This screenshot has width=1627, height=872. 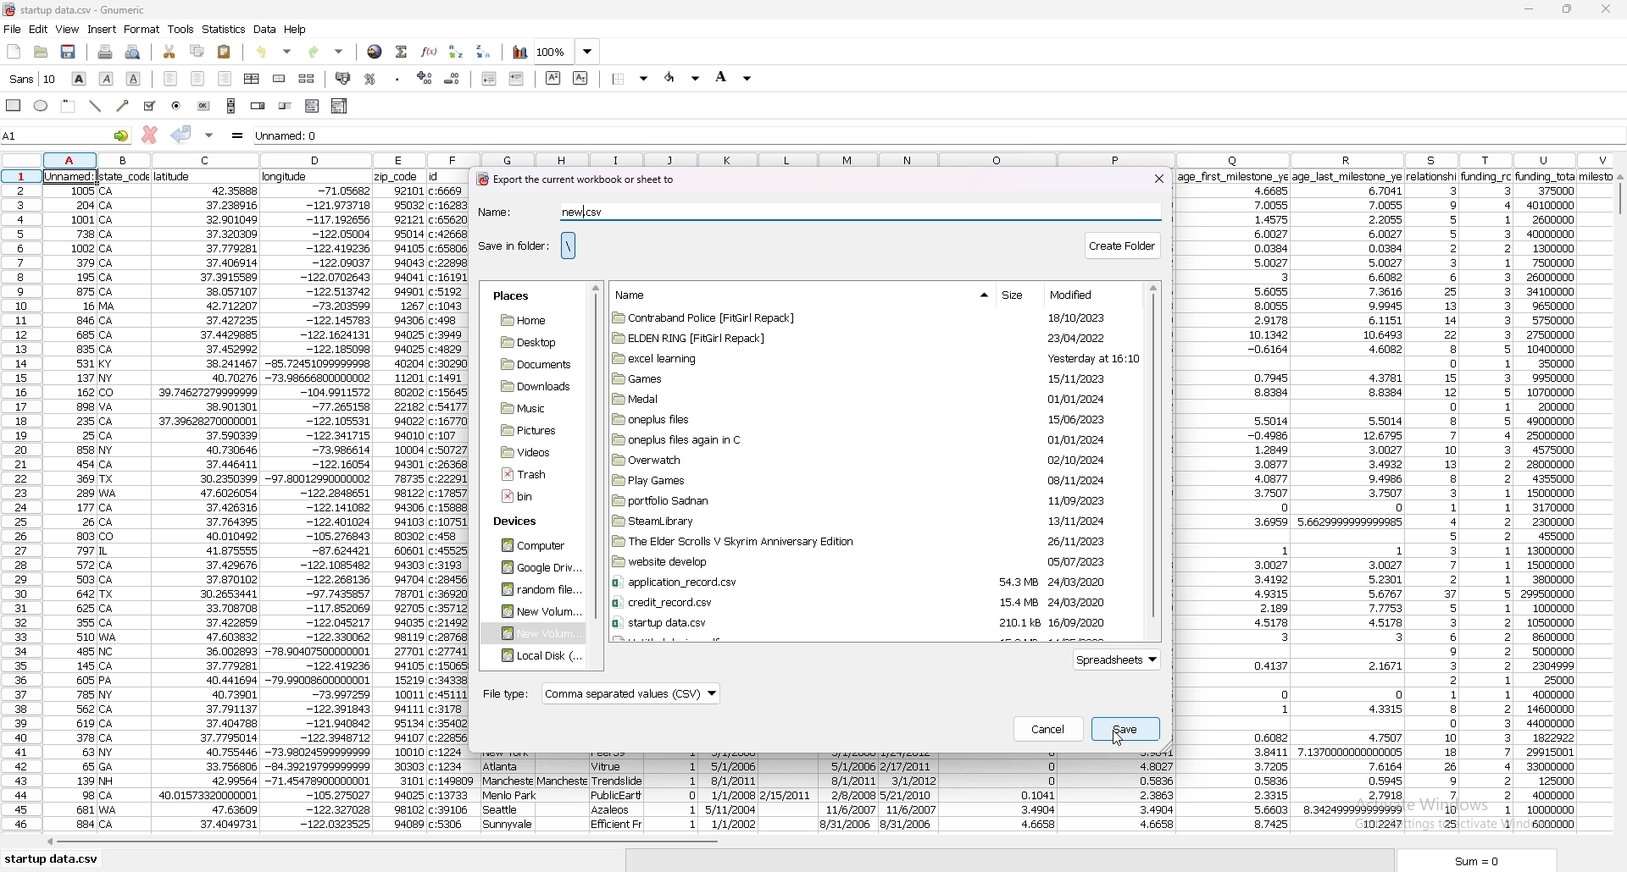 I want to click on save, so click(x=69, y=52).